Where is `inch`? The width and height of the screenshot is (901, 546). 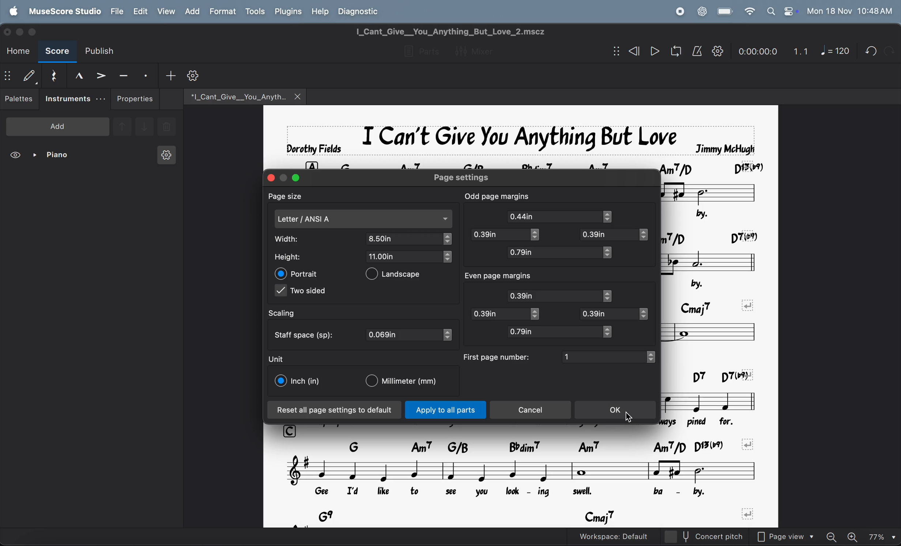 inch is located at coordinates (299, 381).